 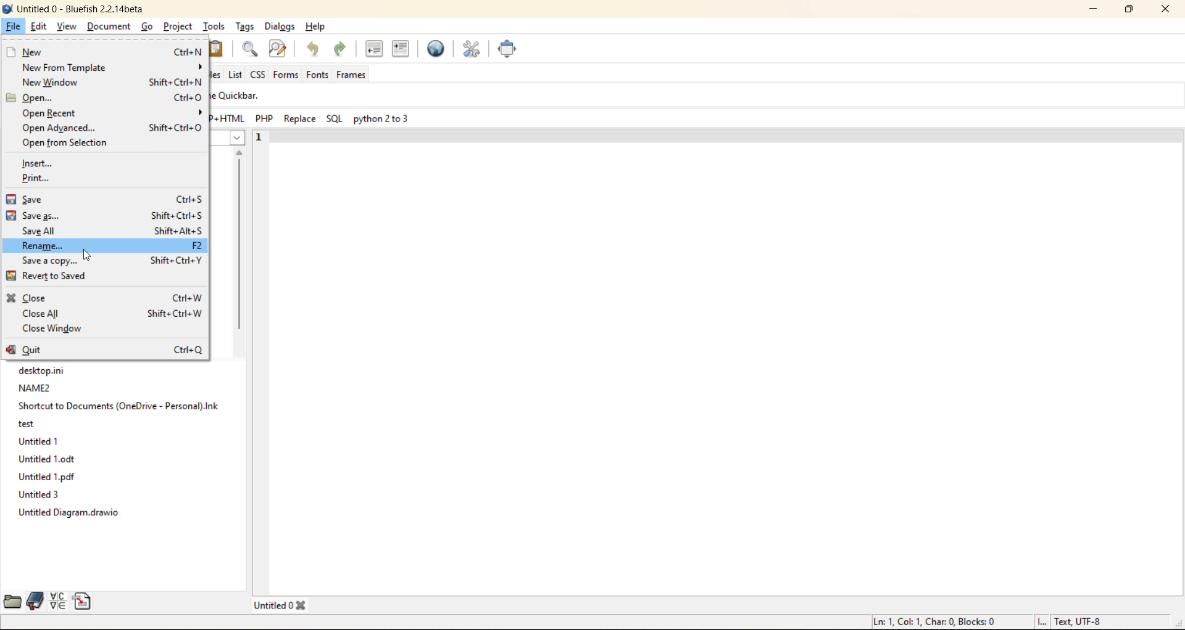 What do you see at coordinates (72, 69) in the screenshot?
I see `new from template` at bounding box center [72, 69].